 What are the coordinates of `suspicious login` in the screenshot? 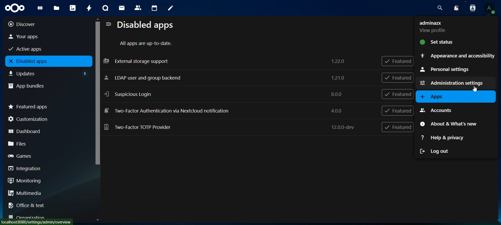 It's located at (226, 93).